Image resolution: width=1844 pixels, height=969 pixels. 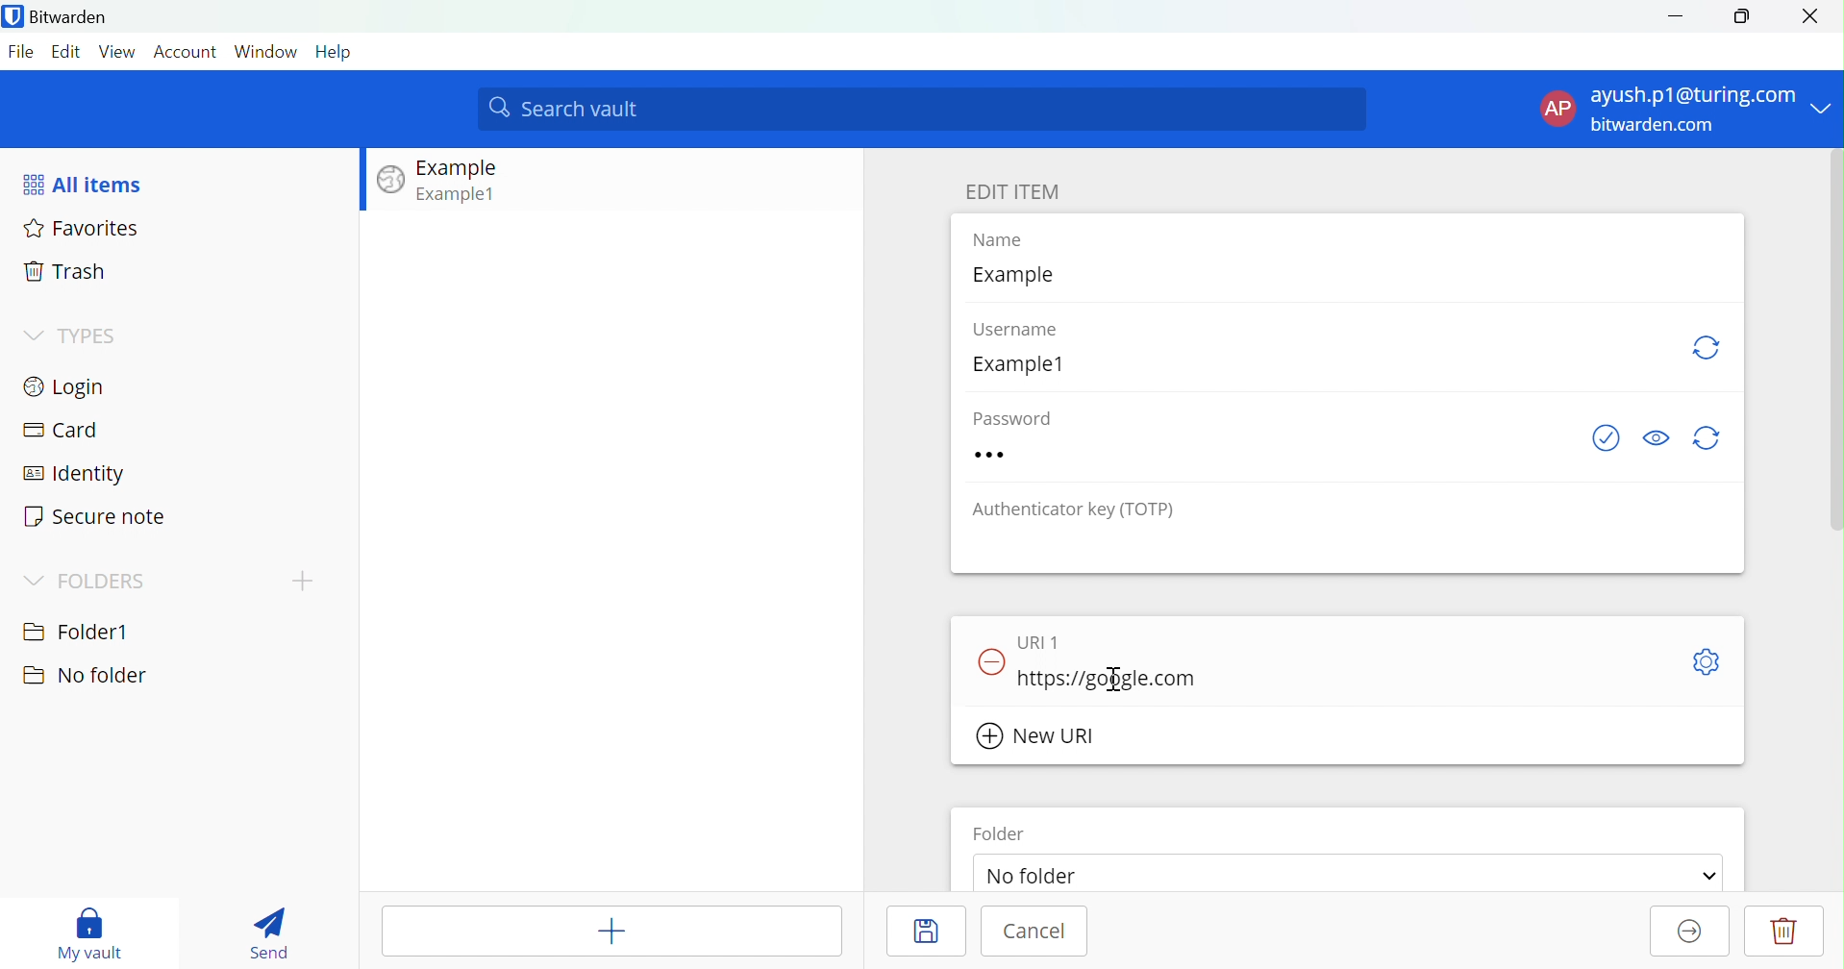 What do you see at coordinates (461, 168) in the screenshot?
I see `Example` at bounding box center [461, 168].